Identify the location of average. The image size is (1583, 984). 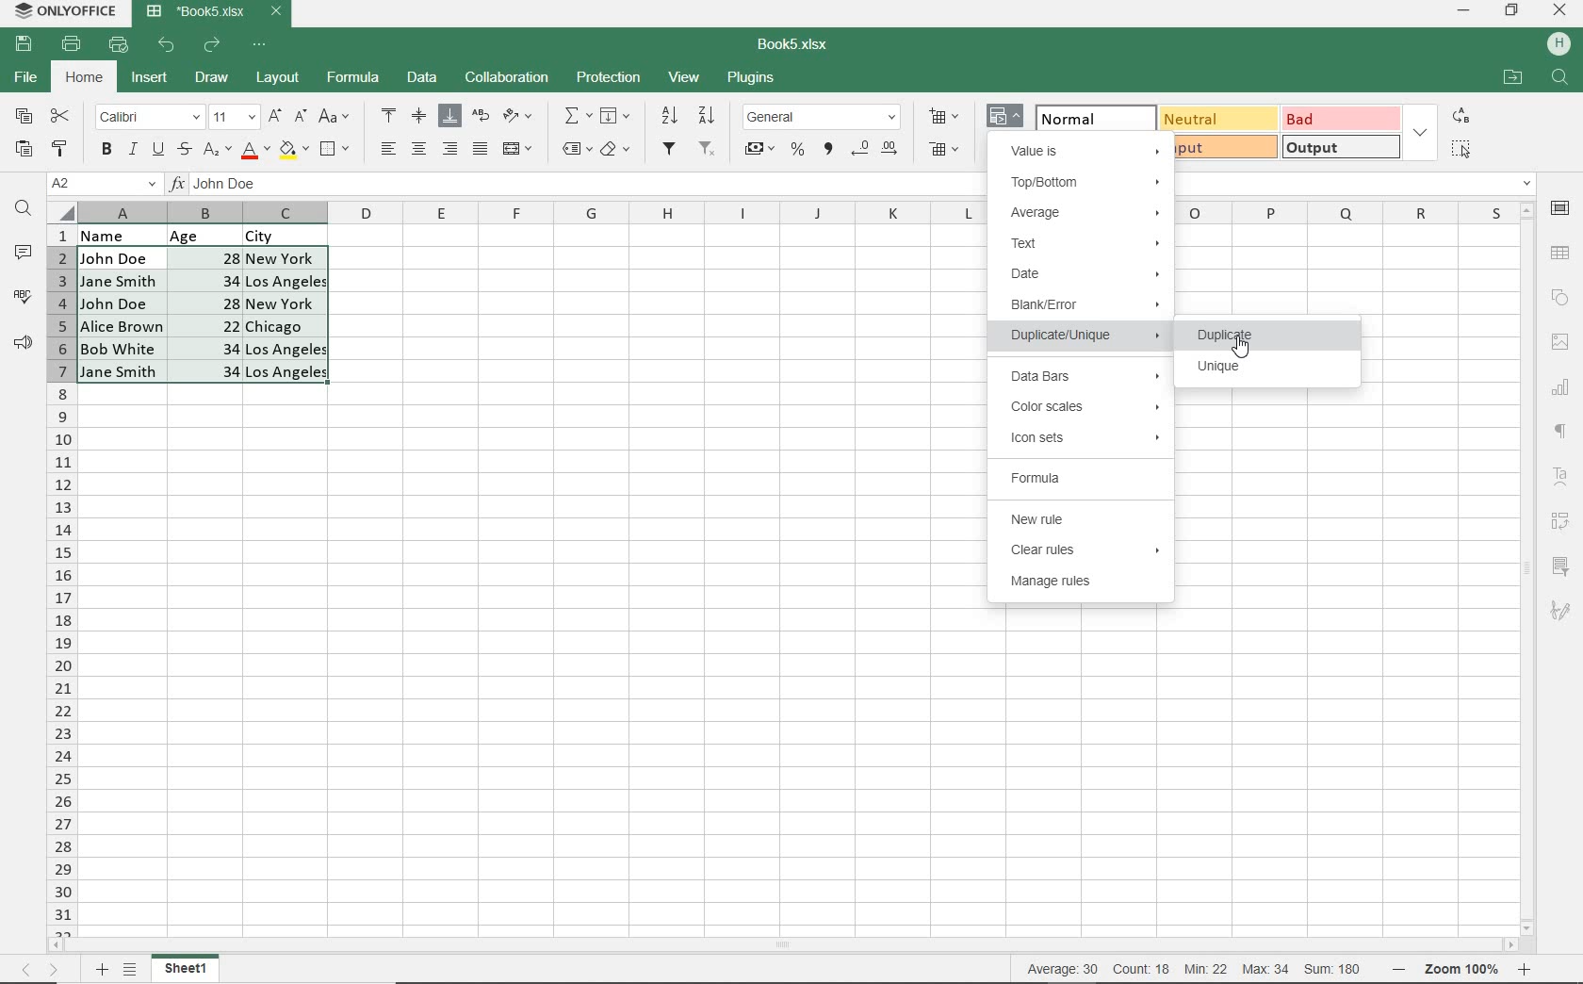
(1066, 969).